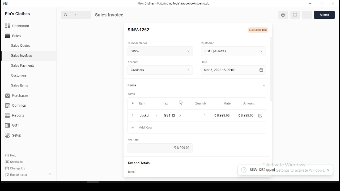 This screenshot has width=340, height=191. Describe the element at coordinates (131, 62) in the screenshot. I see `date` at that location.